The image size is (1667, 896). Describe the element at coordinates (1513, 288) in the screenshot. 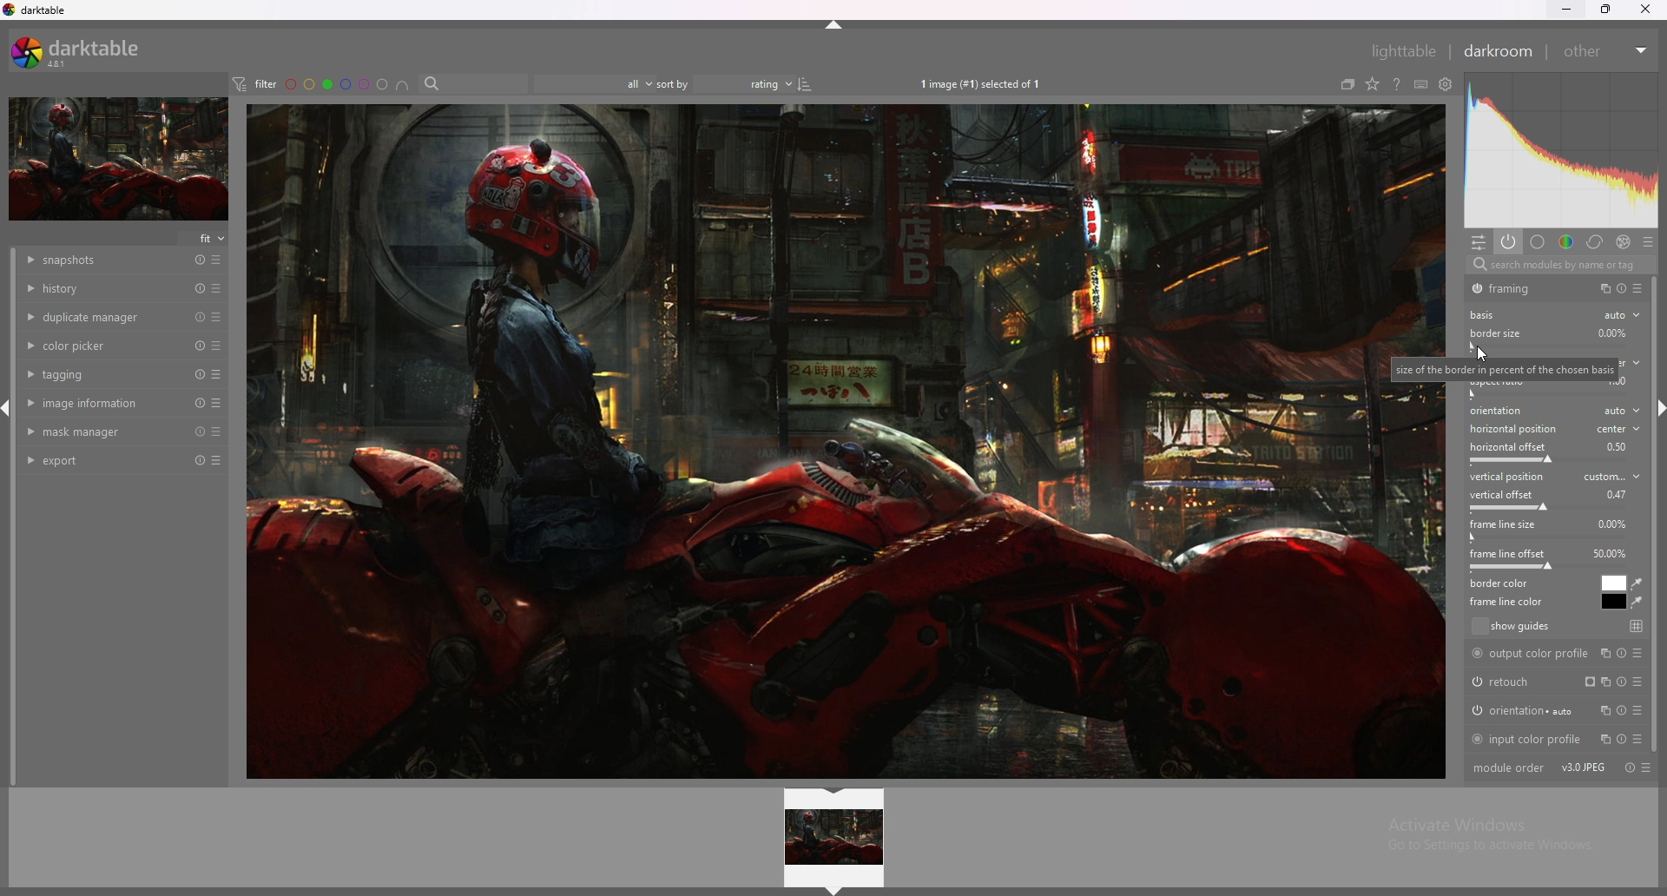

I see `framing` at that location.